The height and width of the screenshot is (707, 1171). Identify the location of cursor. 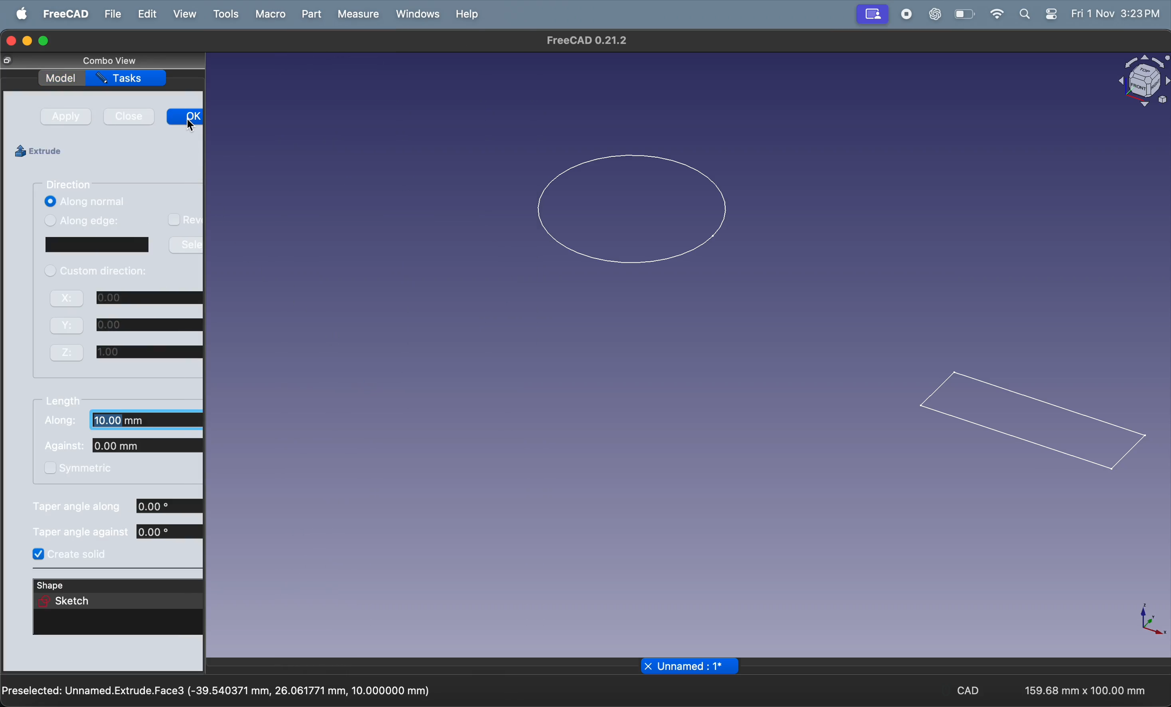
(191, 126).